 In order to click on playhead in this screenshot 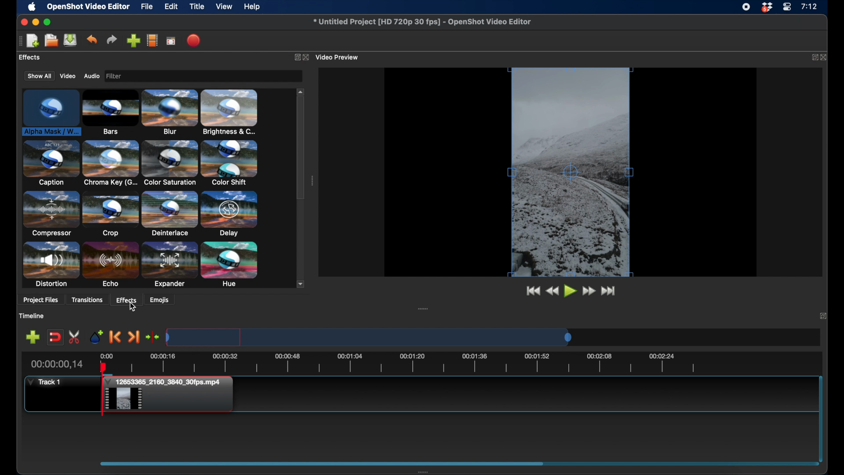, I will do `click(102, 389)`.